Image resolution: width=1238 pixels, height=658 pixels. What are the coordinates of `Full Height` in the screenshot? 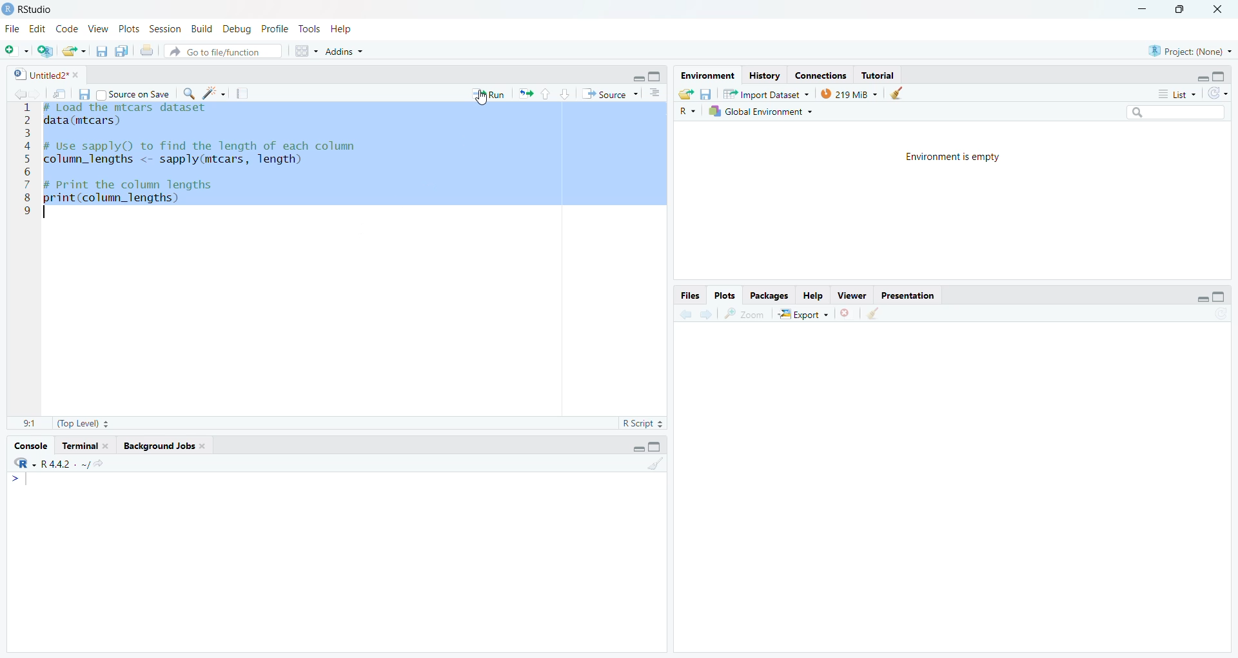 It's located at (1219, 75).